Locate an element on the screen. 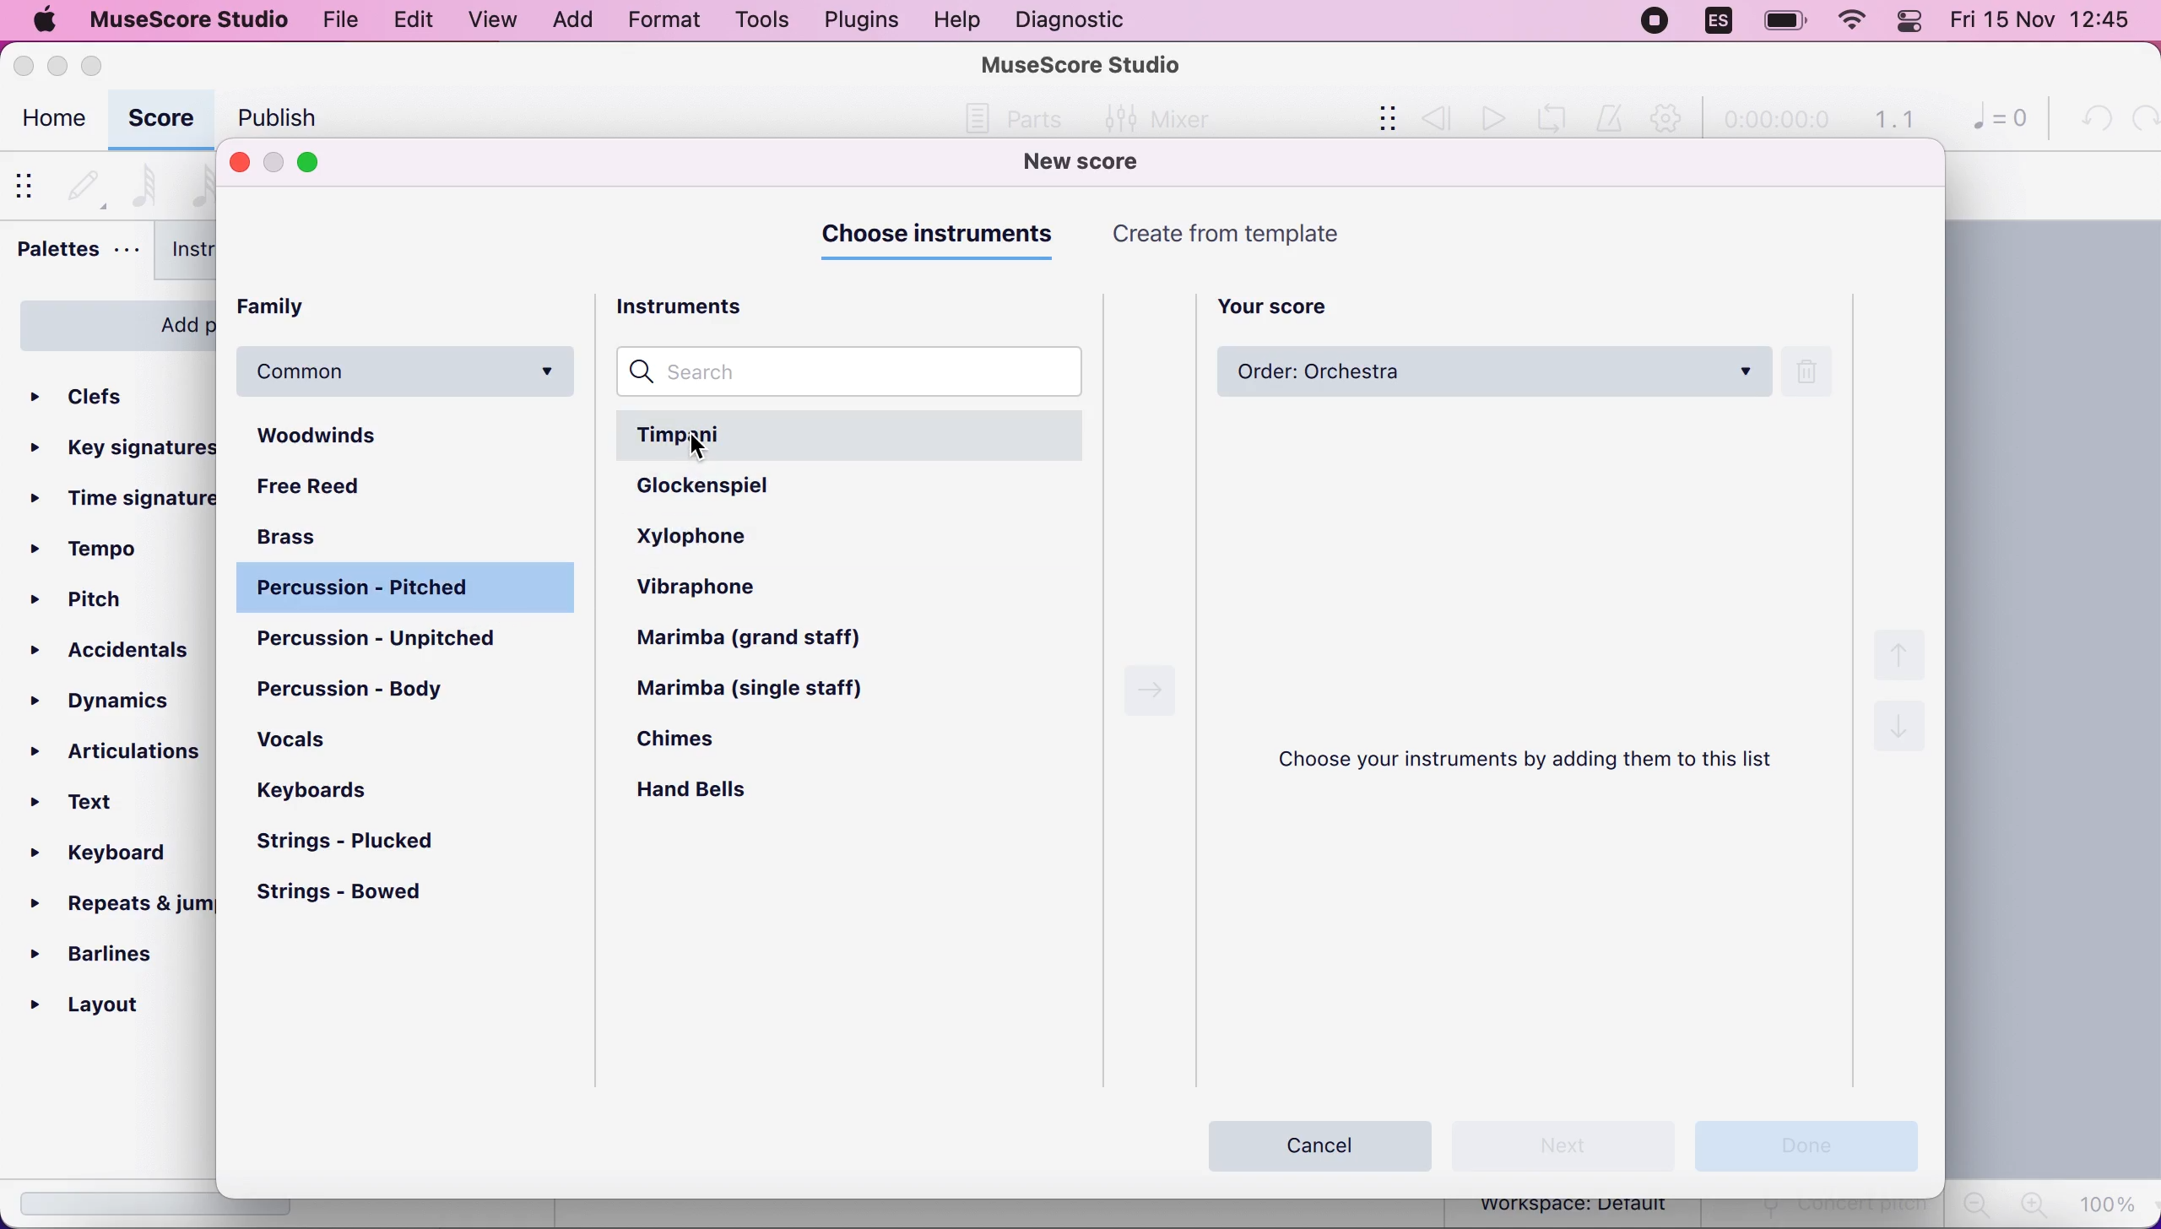 This screenshot has height=1229, width=2161. choose instruments is located at coordinates (943, 236).